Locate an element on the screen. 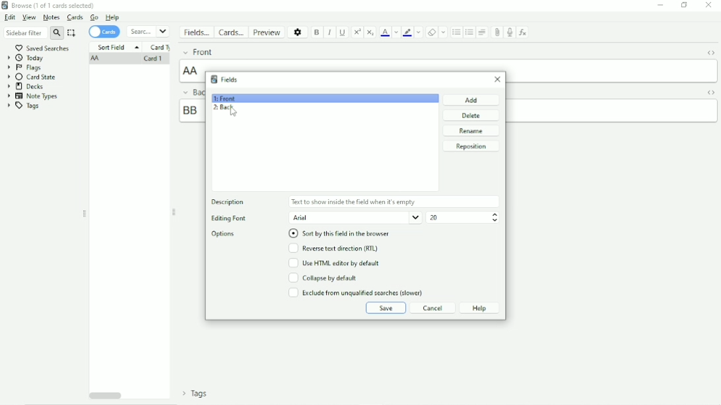 This screenshot has height=405, width=721. Superscript is located at coordinates (357, 32).